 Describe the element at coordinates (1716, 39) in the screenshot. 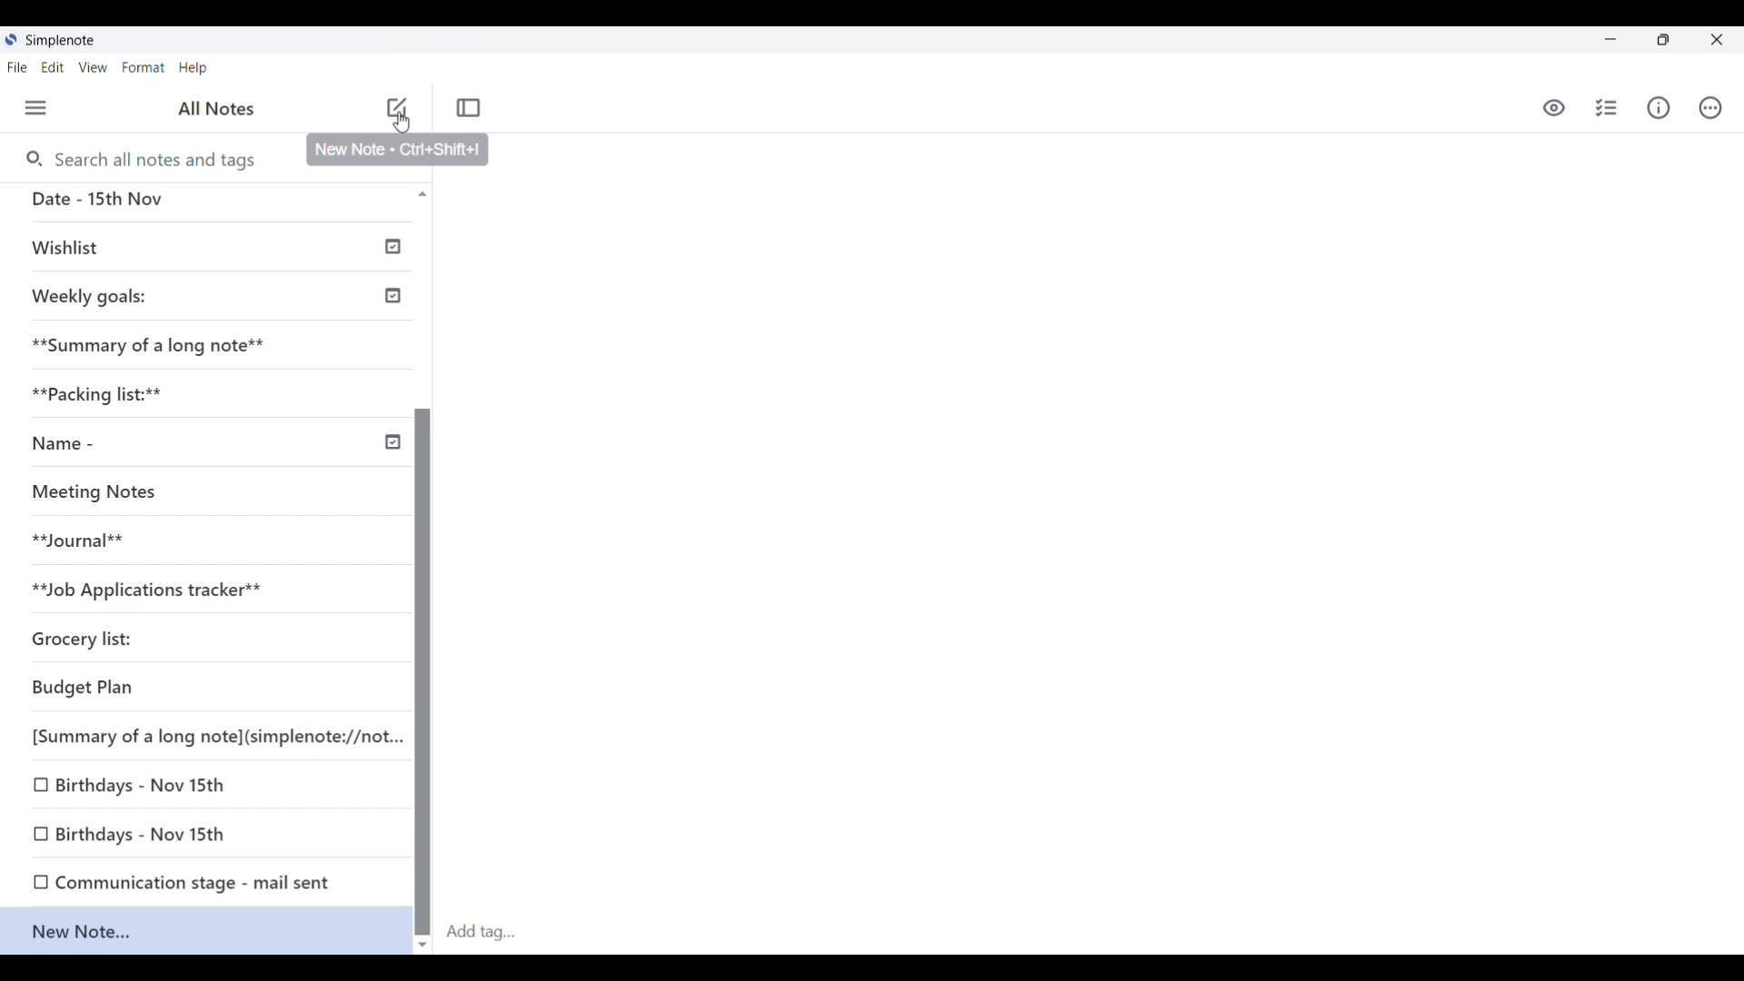

I see `Close interface` at that location.